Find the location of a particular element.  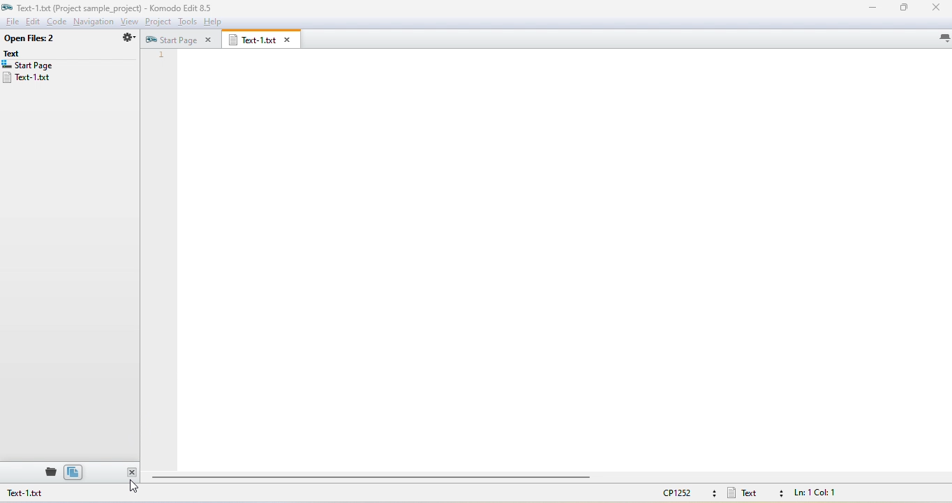

CP1252 is located at coordinates (687, 492).